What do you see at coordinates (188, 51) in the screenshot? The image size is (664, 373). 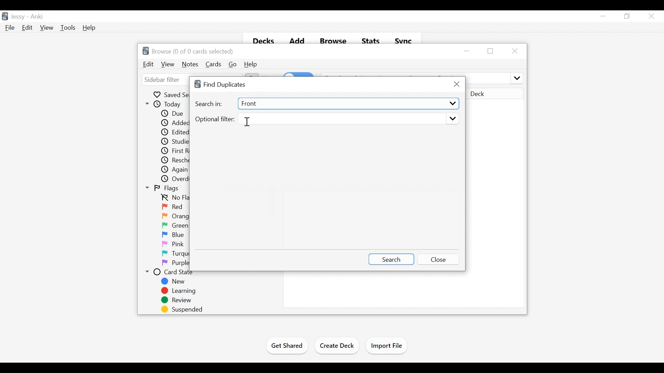 I see `Browse (number of selected cards)` at bounding box center [188, 51].